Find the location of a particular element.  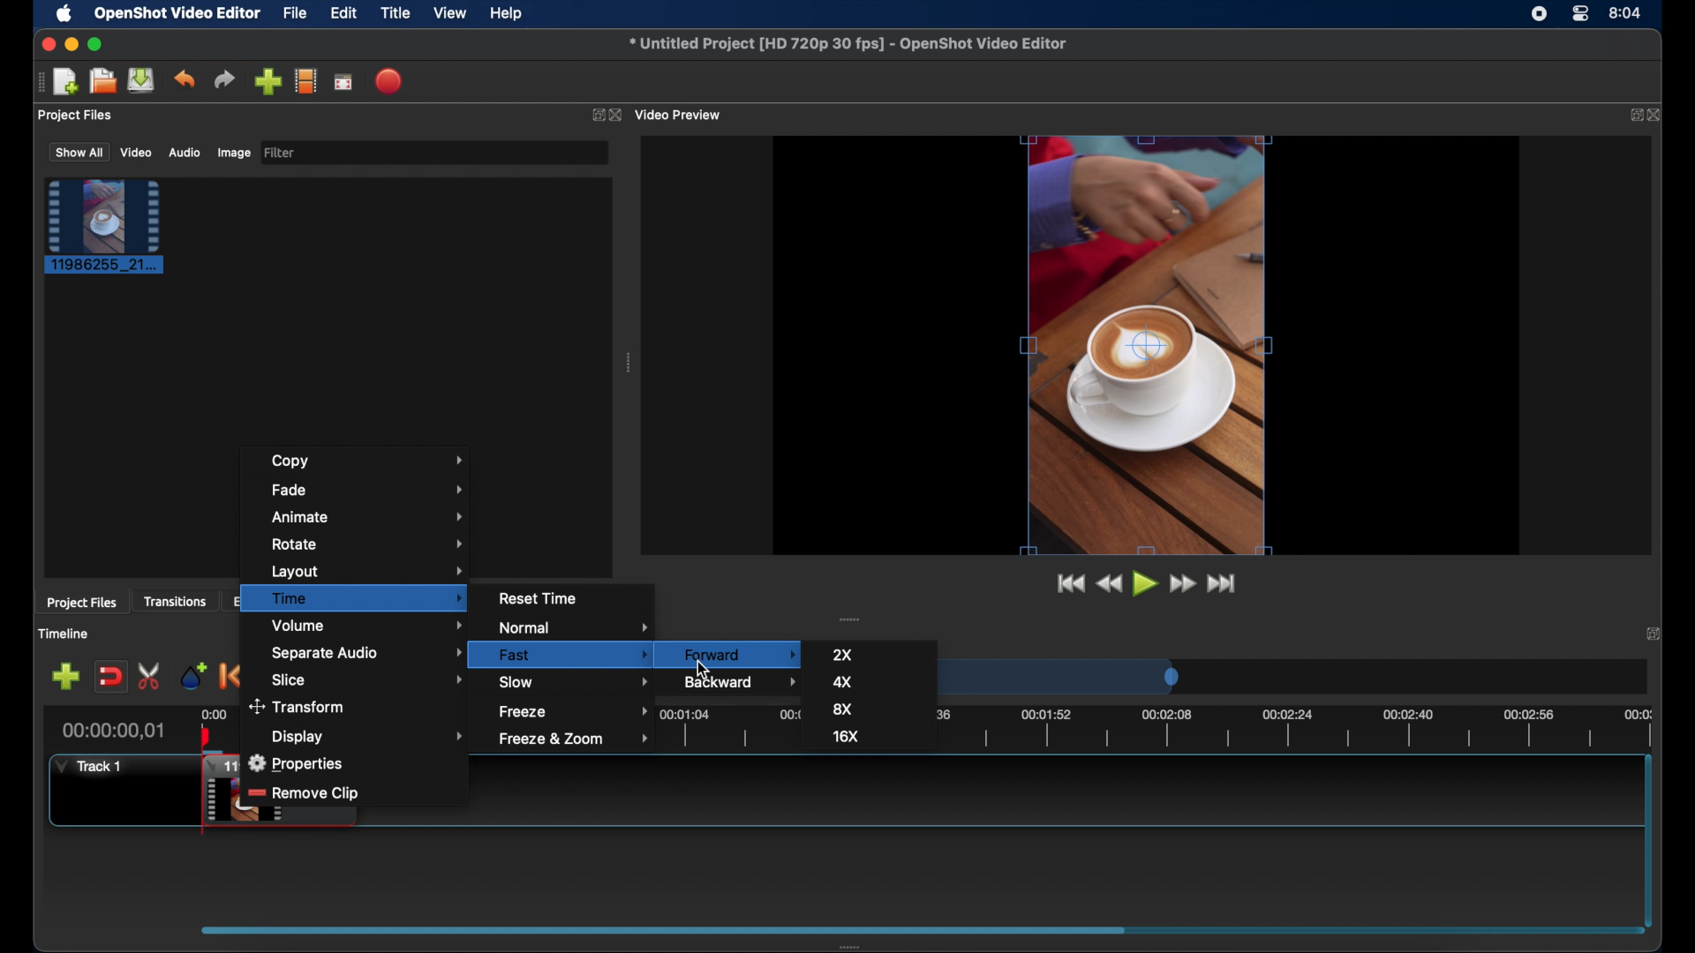

forward menu is located at coordinates (734, 652).